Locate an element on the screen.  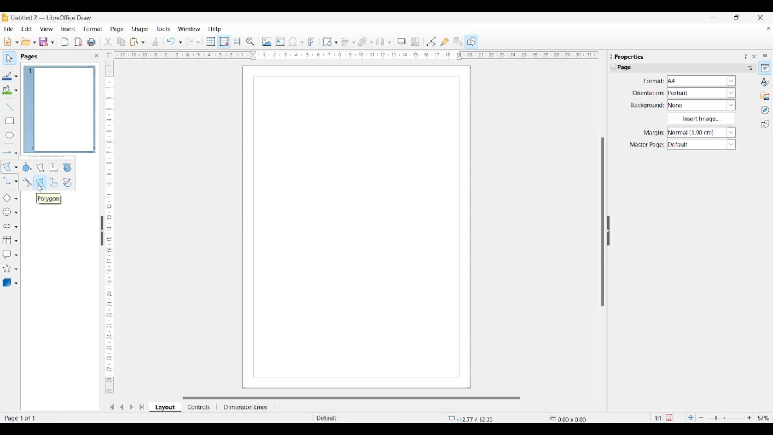
Selected flowchart is located at coordinates (7, 240).